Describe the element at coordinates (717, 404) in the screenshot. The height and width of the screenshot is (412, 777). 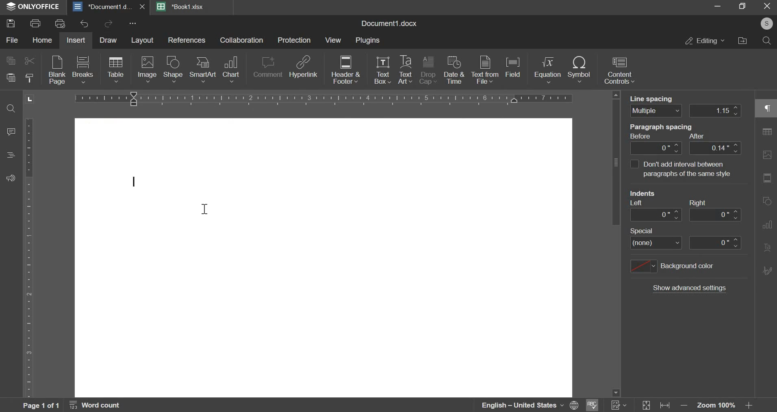
I see `zoom` at that location.